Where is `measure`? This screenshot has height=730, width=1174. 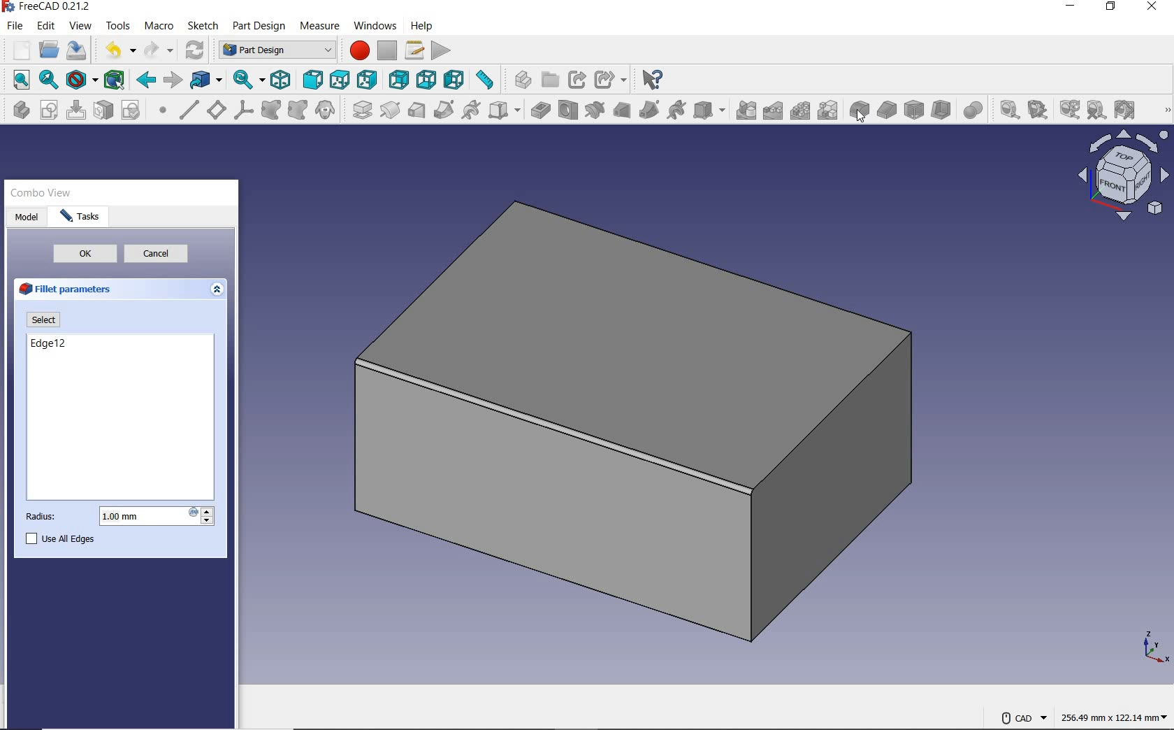
measure is located at coordinates (323, 27).